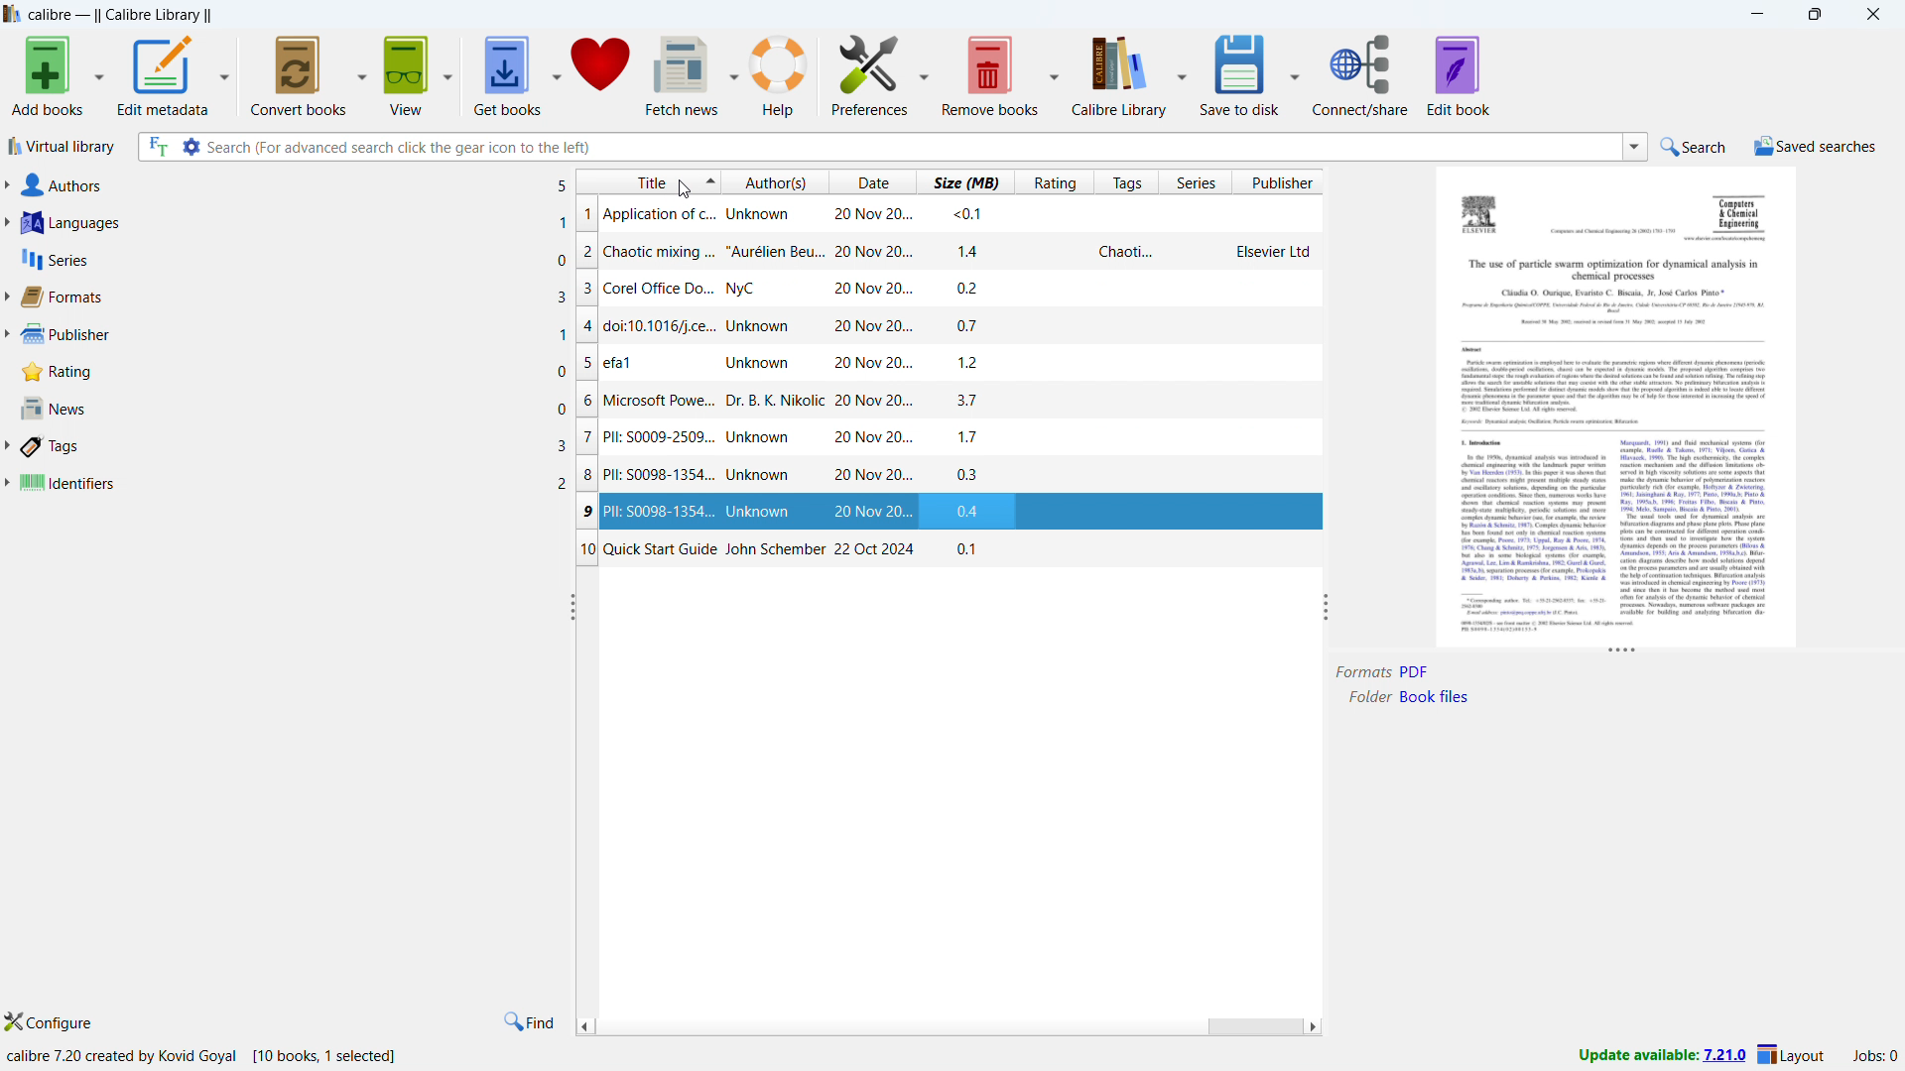  What do you see at coordinates (95, 78) in the screenshot?
I see `add books` at bounding box center [95, 78].